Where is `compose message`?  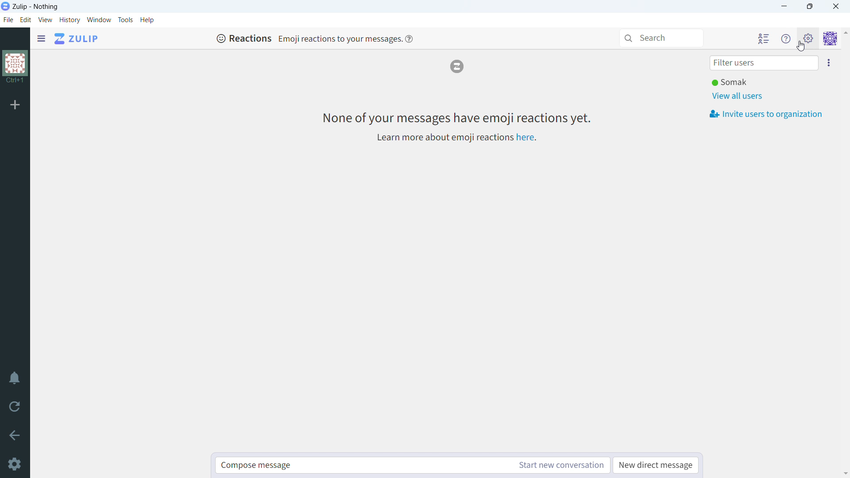 compose message is located at coordinates (362, 465).